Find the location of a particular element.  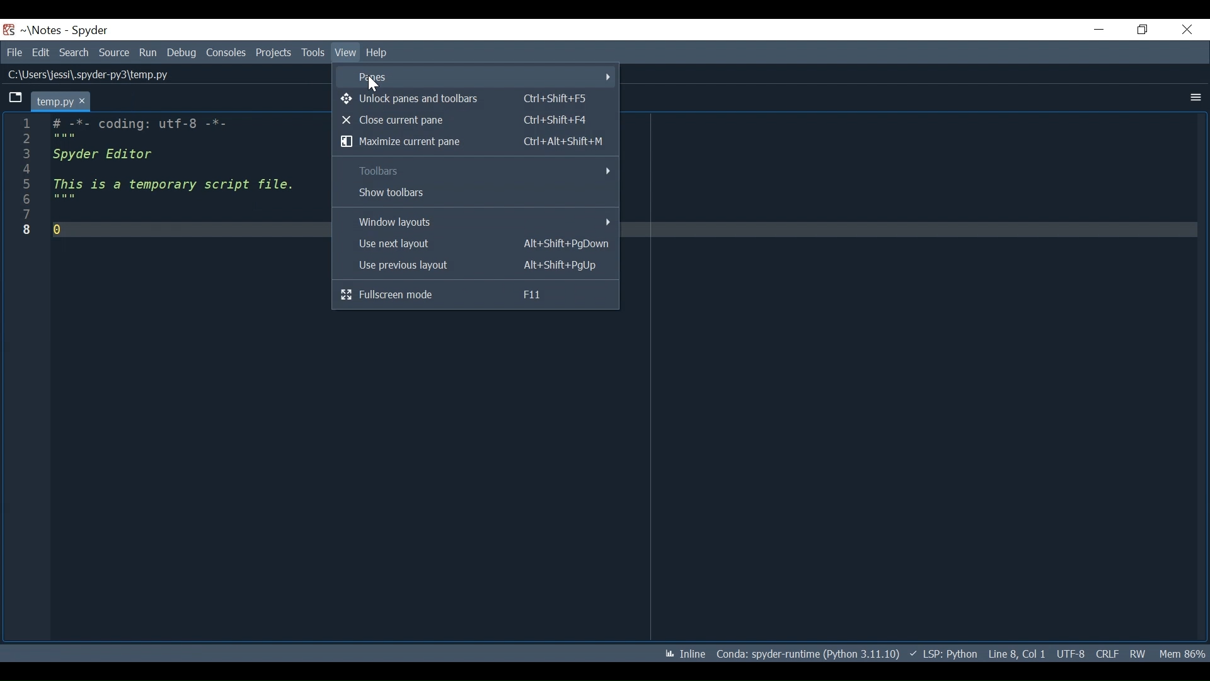

Coda: spyder-runtime (Python 3.11.10) is located at coordinates (809, 656).